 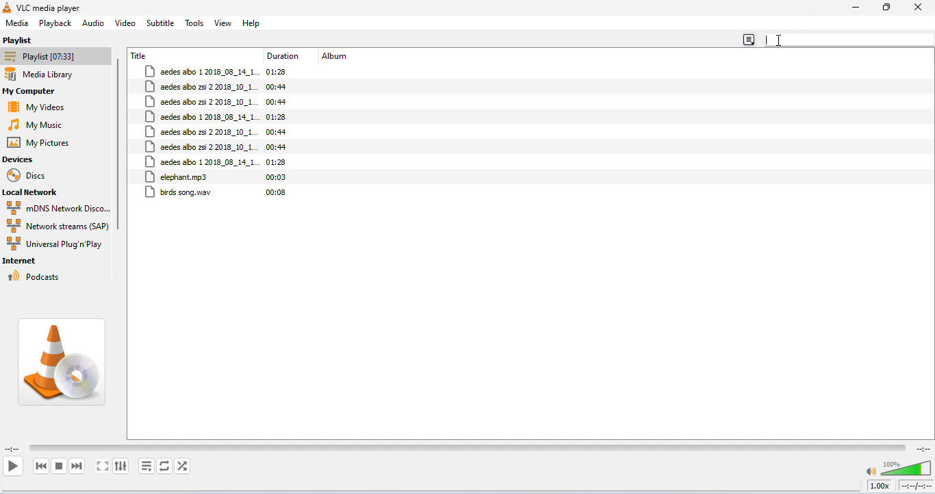 What do you see at coordinates (122, 467) in the screenshot?
I see `show extended settings` at bounding box center [122, 467].